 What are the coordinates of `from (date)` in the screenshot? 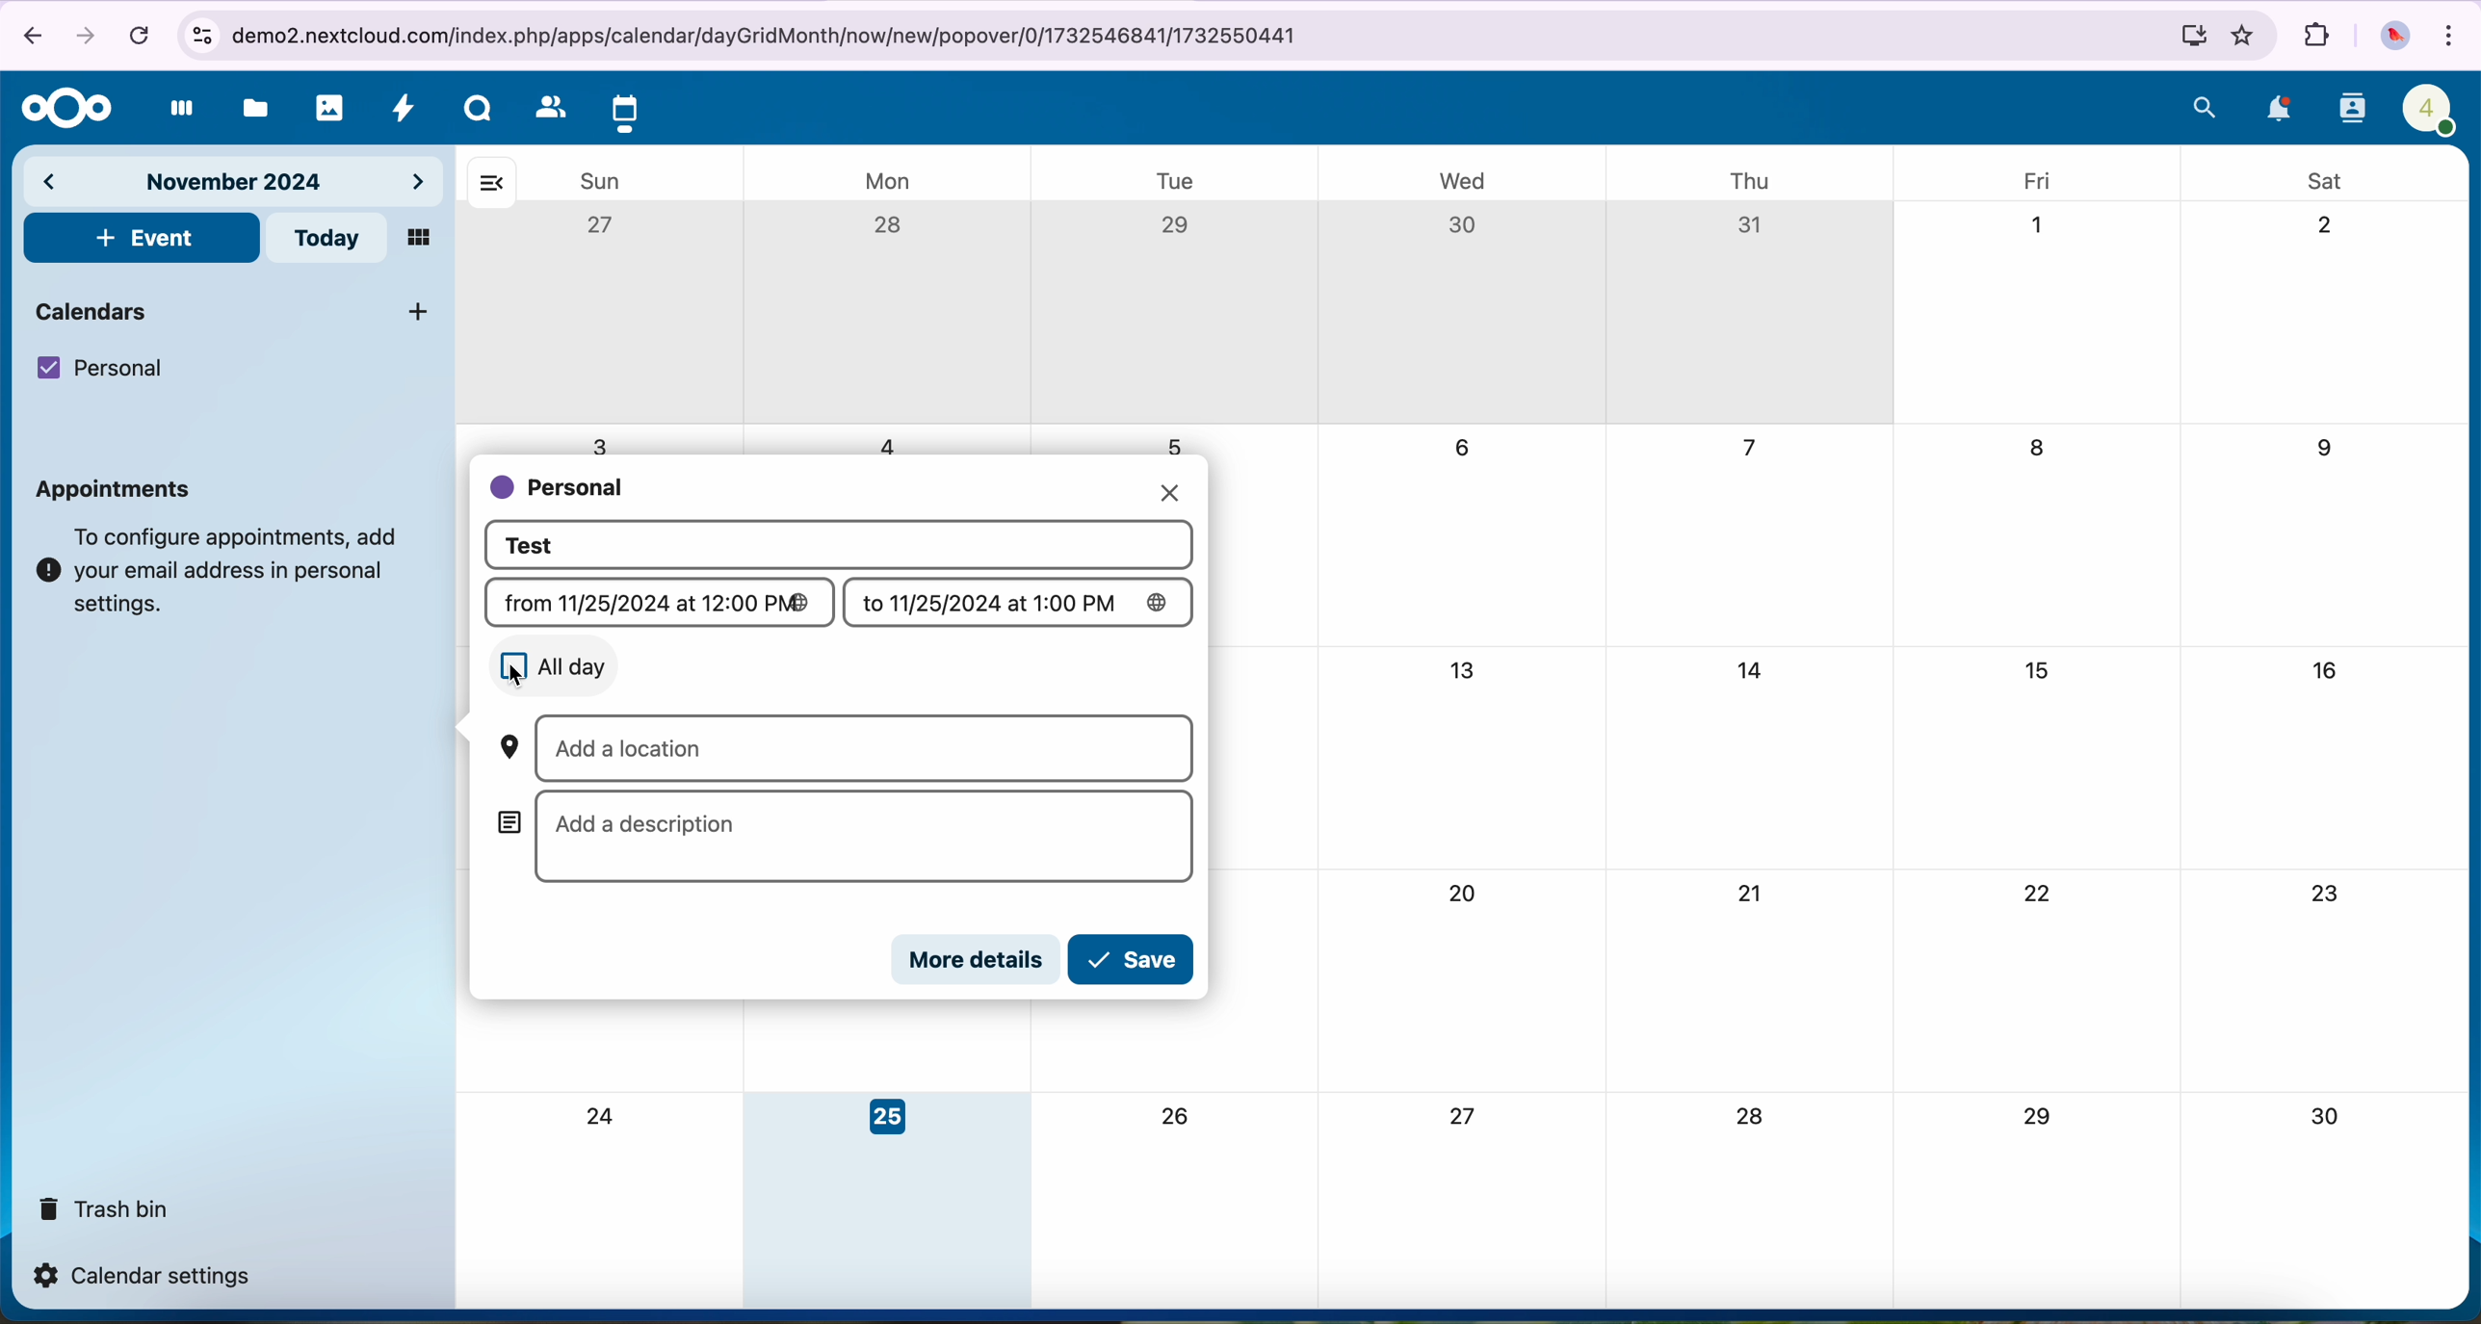 It's located at (661, 604).